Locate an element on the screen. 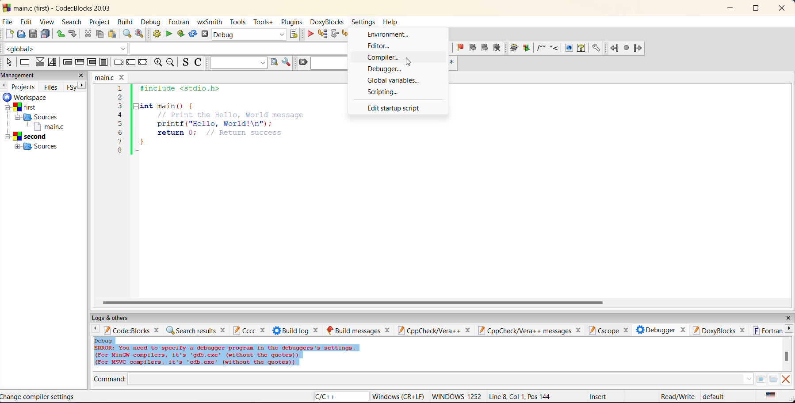  Cursor is located at coordinates (411, 62).